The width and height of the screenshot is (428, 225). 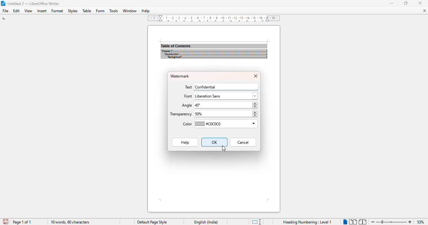 I want to click on standard selection, so click(x=256, y=222).